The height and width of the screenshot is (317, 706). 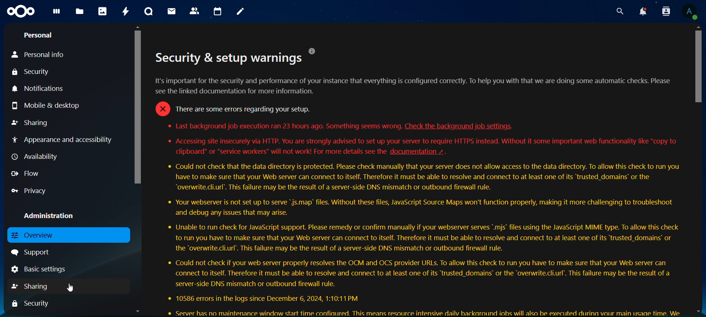 I want to click on mail, so click(x=172, y=11).